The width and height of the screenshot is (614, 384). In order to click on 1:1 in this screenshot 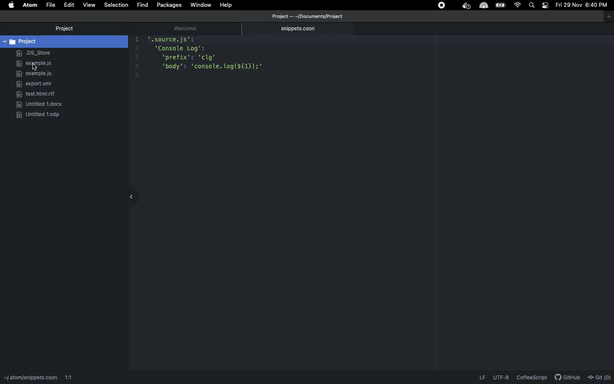, I will do `click(75, 377)`.